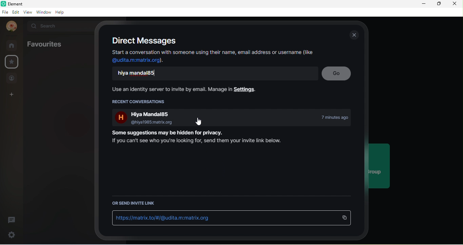  Describe the element at coordinates (213, 57) in the screenshot. I see `Start a conversation with someone using their name, email address or username (like @udita.m:matrix.org).` at that location.